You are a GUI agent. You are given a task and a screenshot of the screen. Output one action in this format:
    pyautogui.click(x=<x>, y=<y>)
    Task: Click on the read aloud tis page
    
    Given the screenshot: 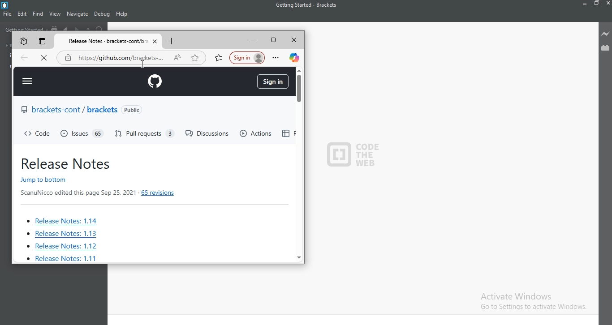 What is the action you would take?
    pyautogui.click(x=178, y=58)
    